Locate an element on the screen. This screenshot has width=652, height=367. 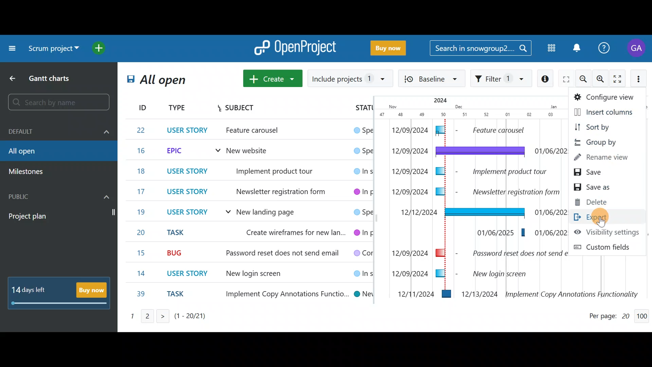
This view has unsaved changes, click to save them is located at coordinates (128, 83).